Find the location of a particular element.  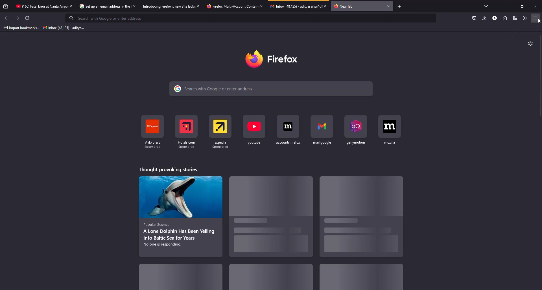

stories is located at coordinates (275, 220).